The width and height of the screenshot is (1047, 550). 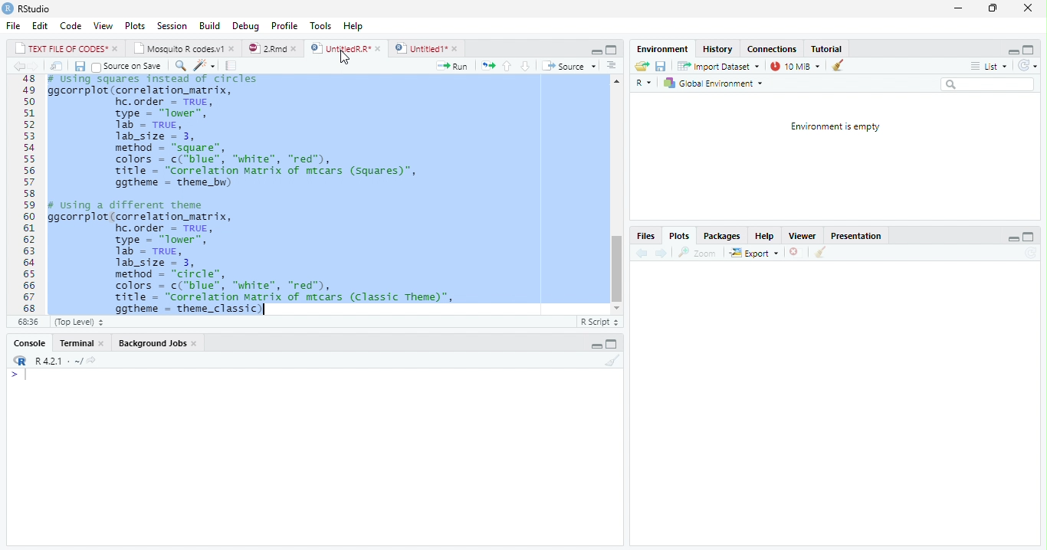 I want to click on go back, so click(x=640, y=254).